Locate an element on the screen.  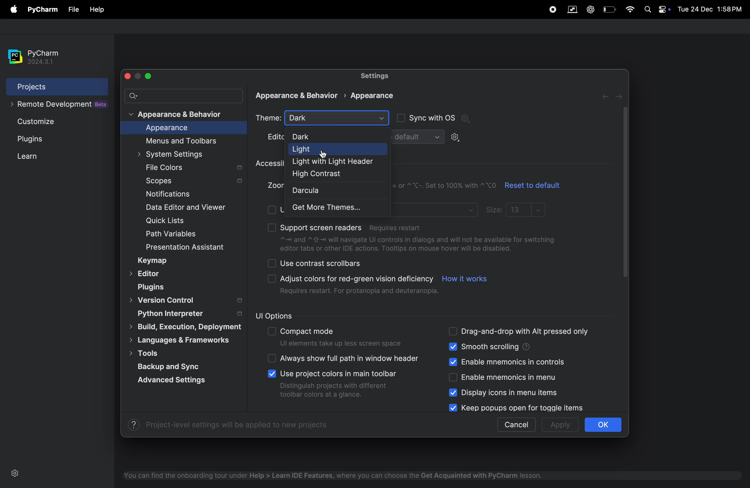
darcula is located at coordinates (319, 190).